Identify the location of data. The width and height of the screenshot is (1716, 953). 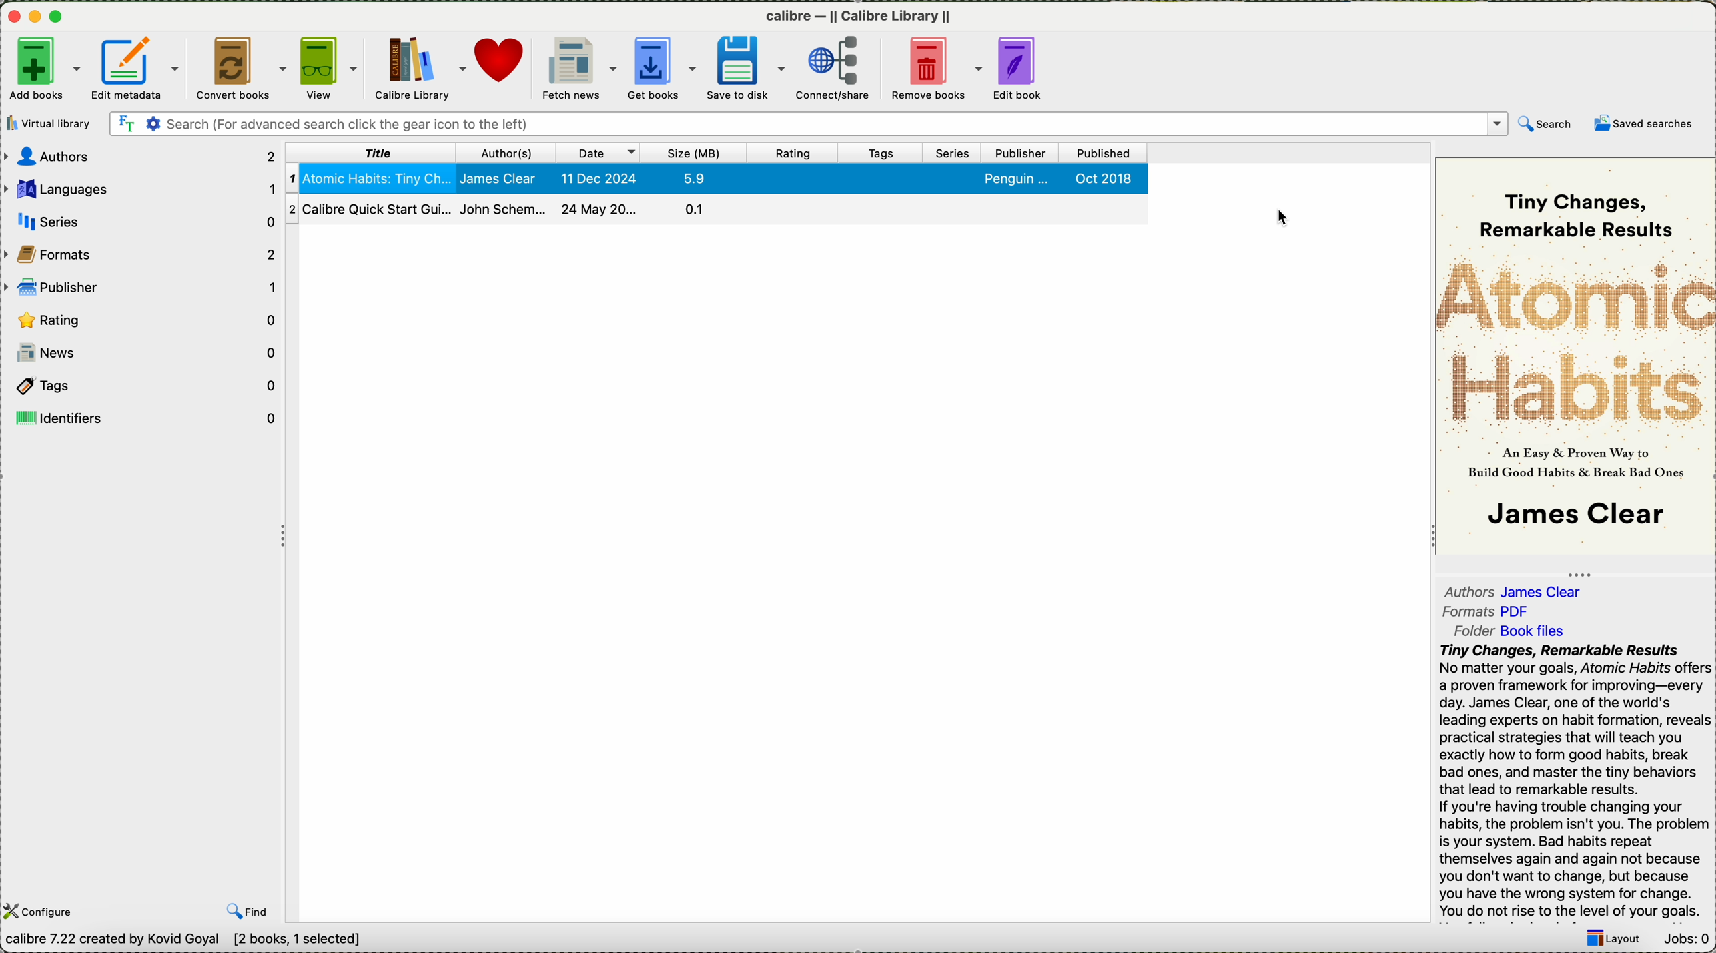
(208, 940).